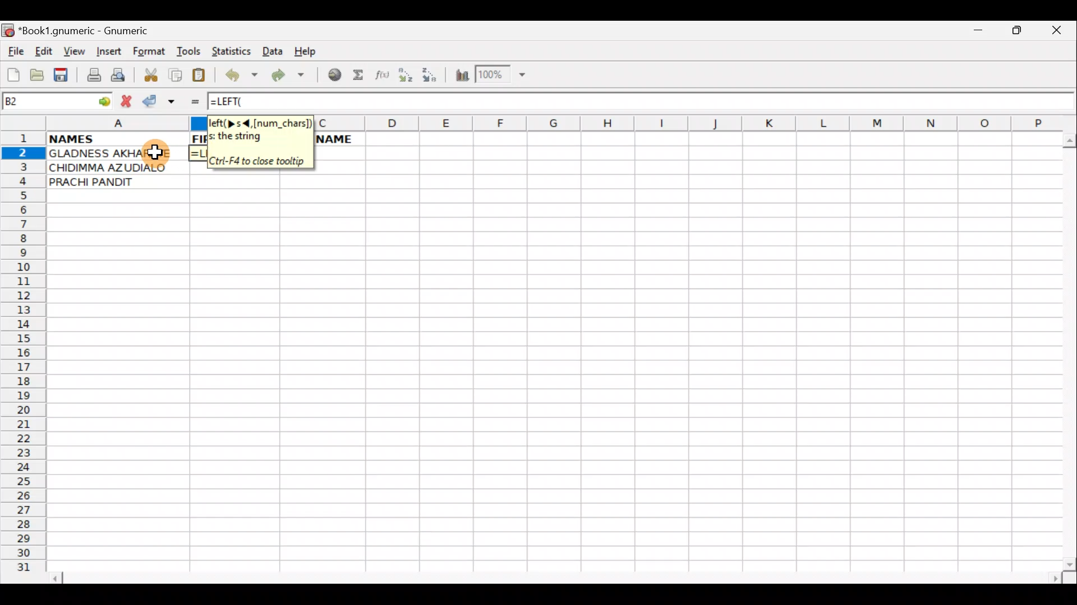 This screenshot has width=1077, height=605. Describe the element at coordinates (8, 31) in the screenshot. I see `Gnumeric logo` at that location.